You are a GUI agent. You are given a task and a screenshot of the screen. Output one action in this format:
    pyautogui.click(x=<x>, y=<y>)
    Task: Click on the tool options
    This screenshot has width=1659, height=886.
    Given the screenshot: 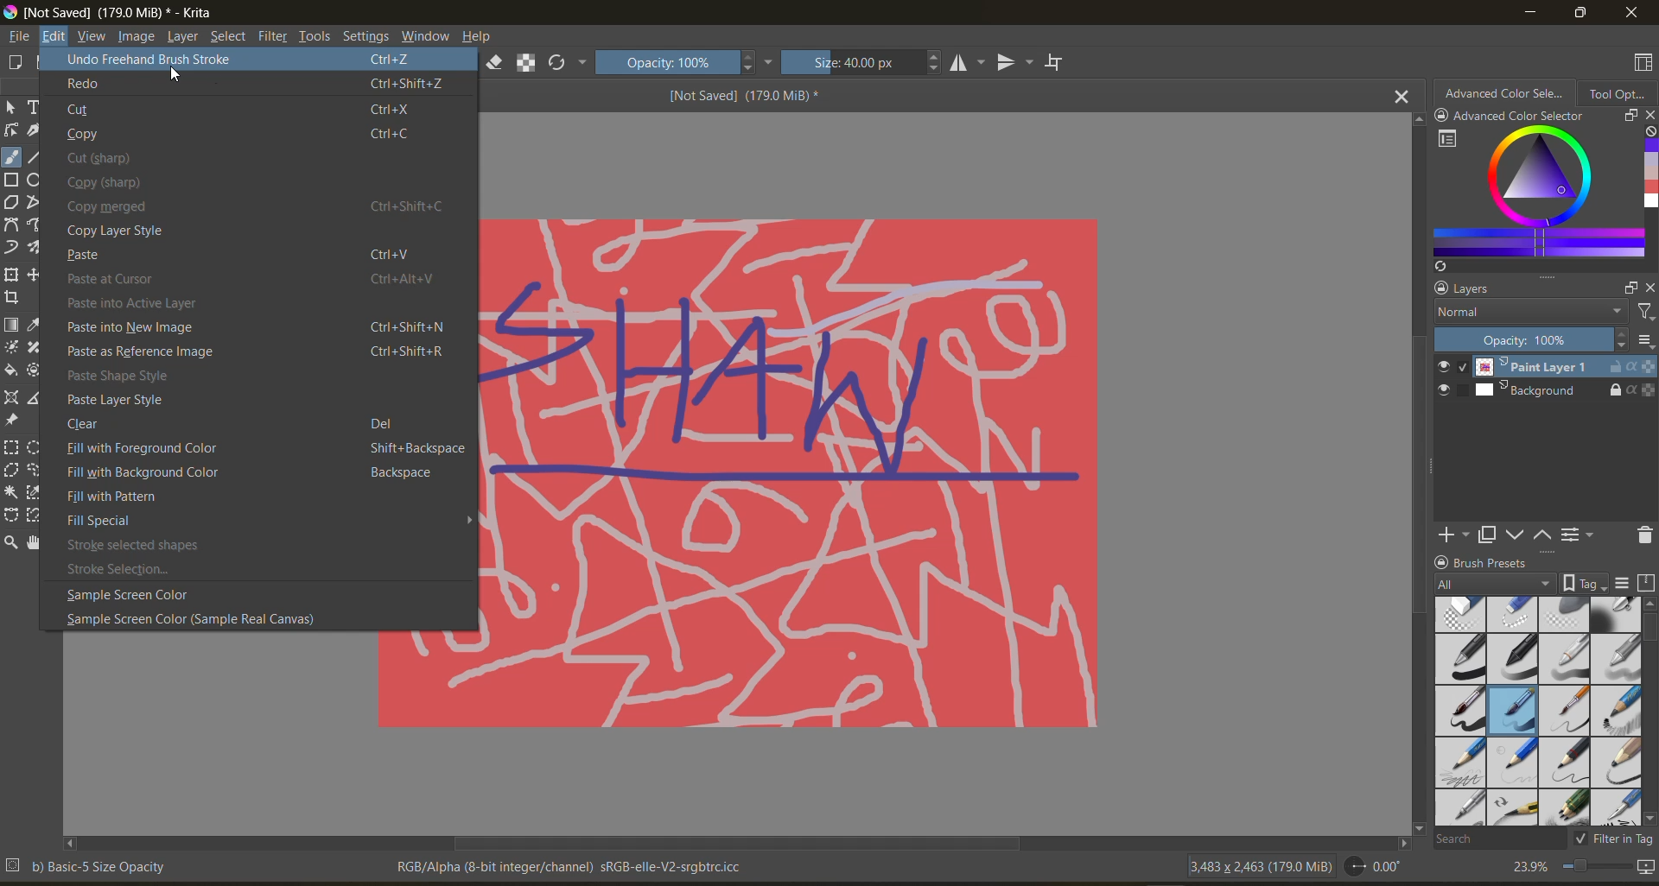 What is the action you would take?
    pyautogui.click(x=1621, y=94)
    